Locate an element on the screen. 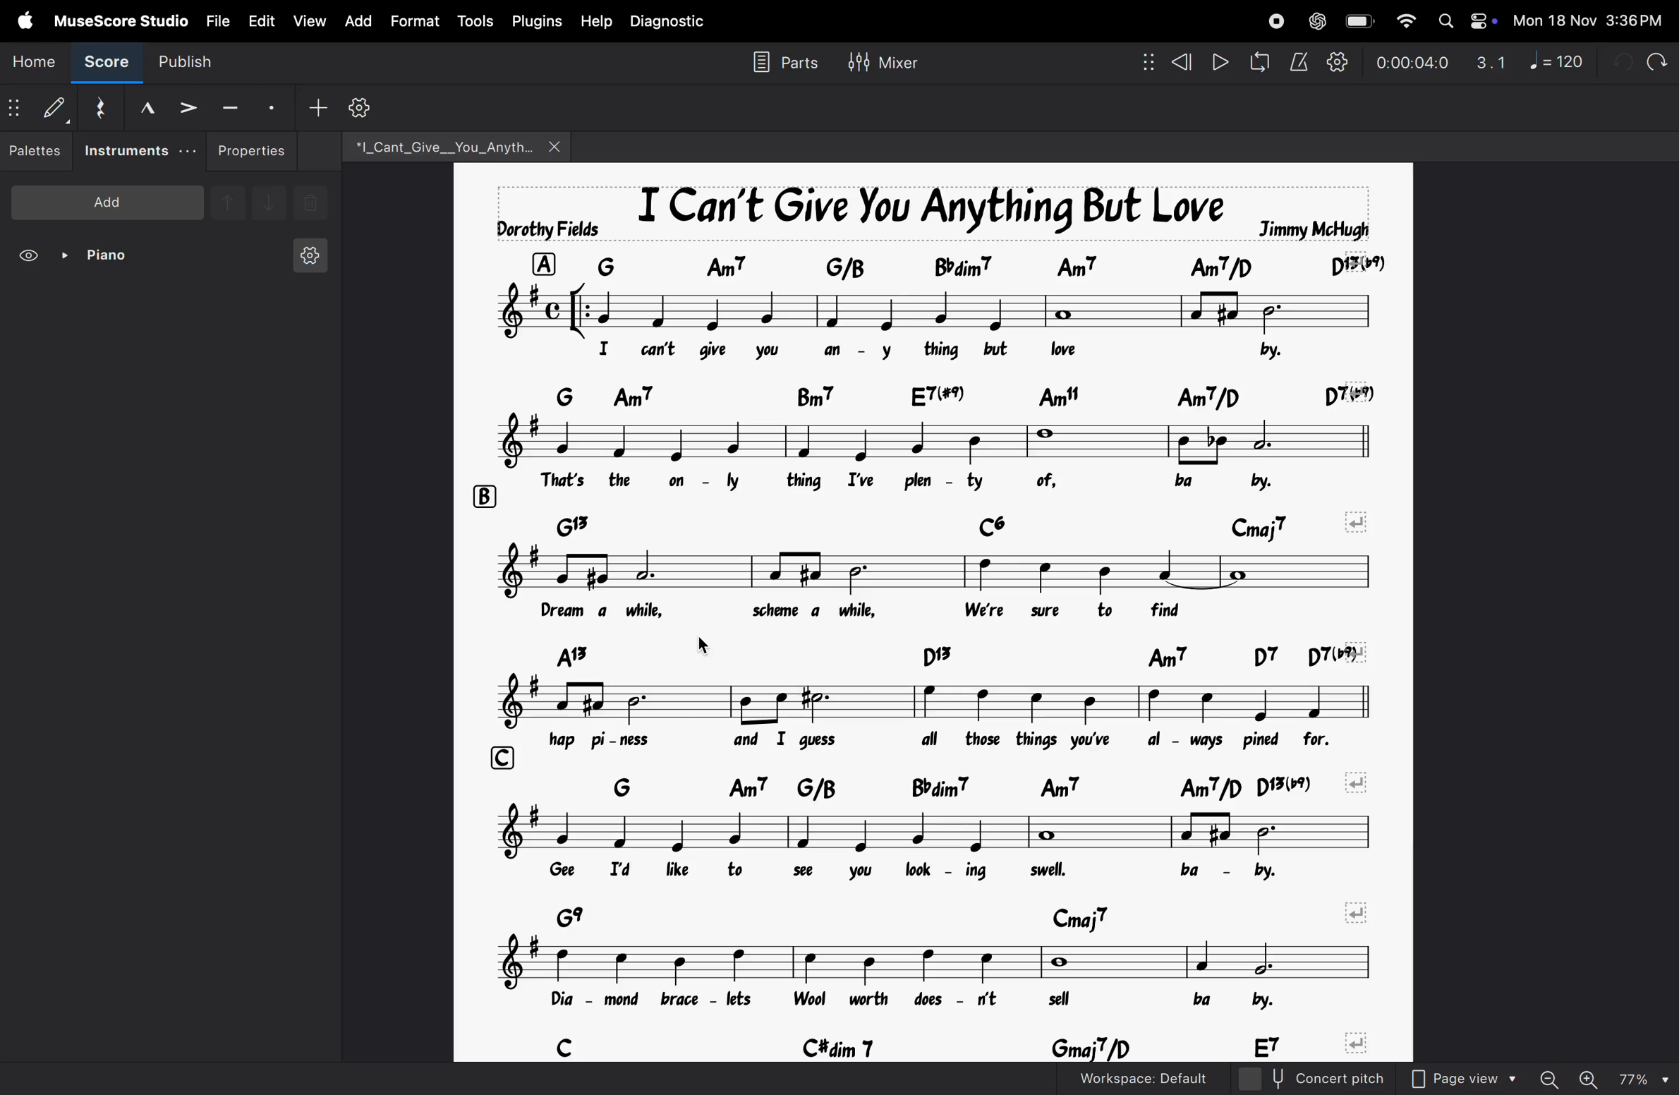  wifi is located at coordinates (1402, 22).